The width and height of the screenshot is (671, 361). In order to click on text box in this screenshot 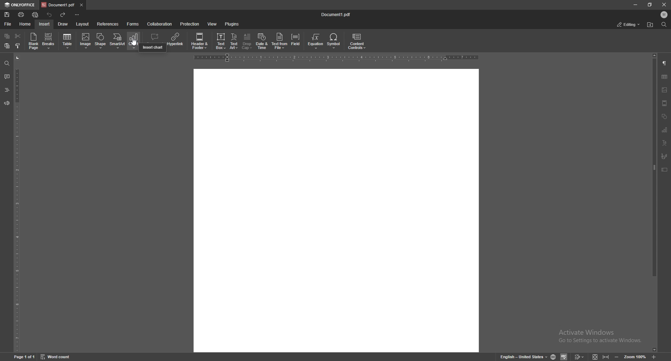, I will do `click(664, 170)`.